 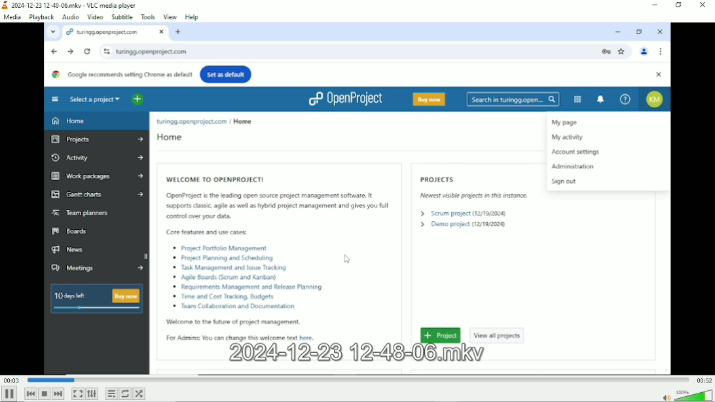 What do you see at coordinates (354, 200) in the screenshot?
I see `Video` at bounding box center [354, 200].